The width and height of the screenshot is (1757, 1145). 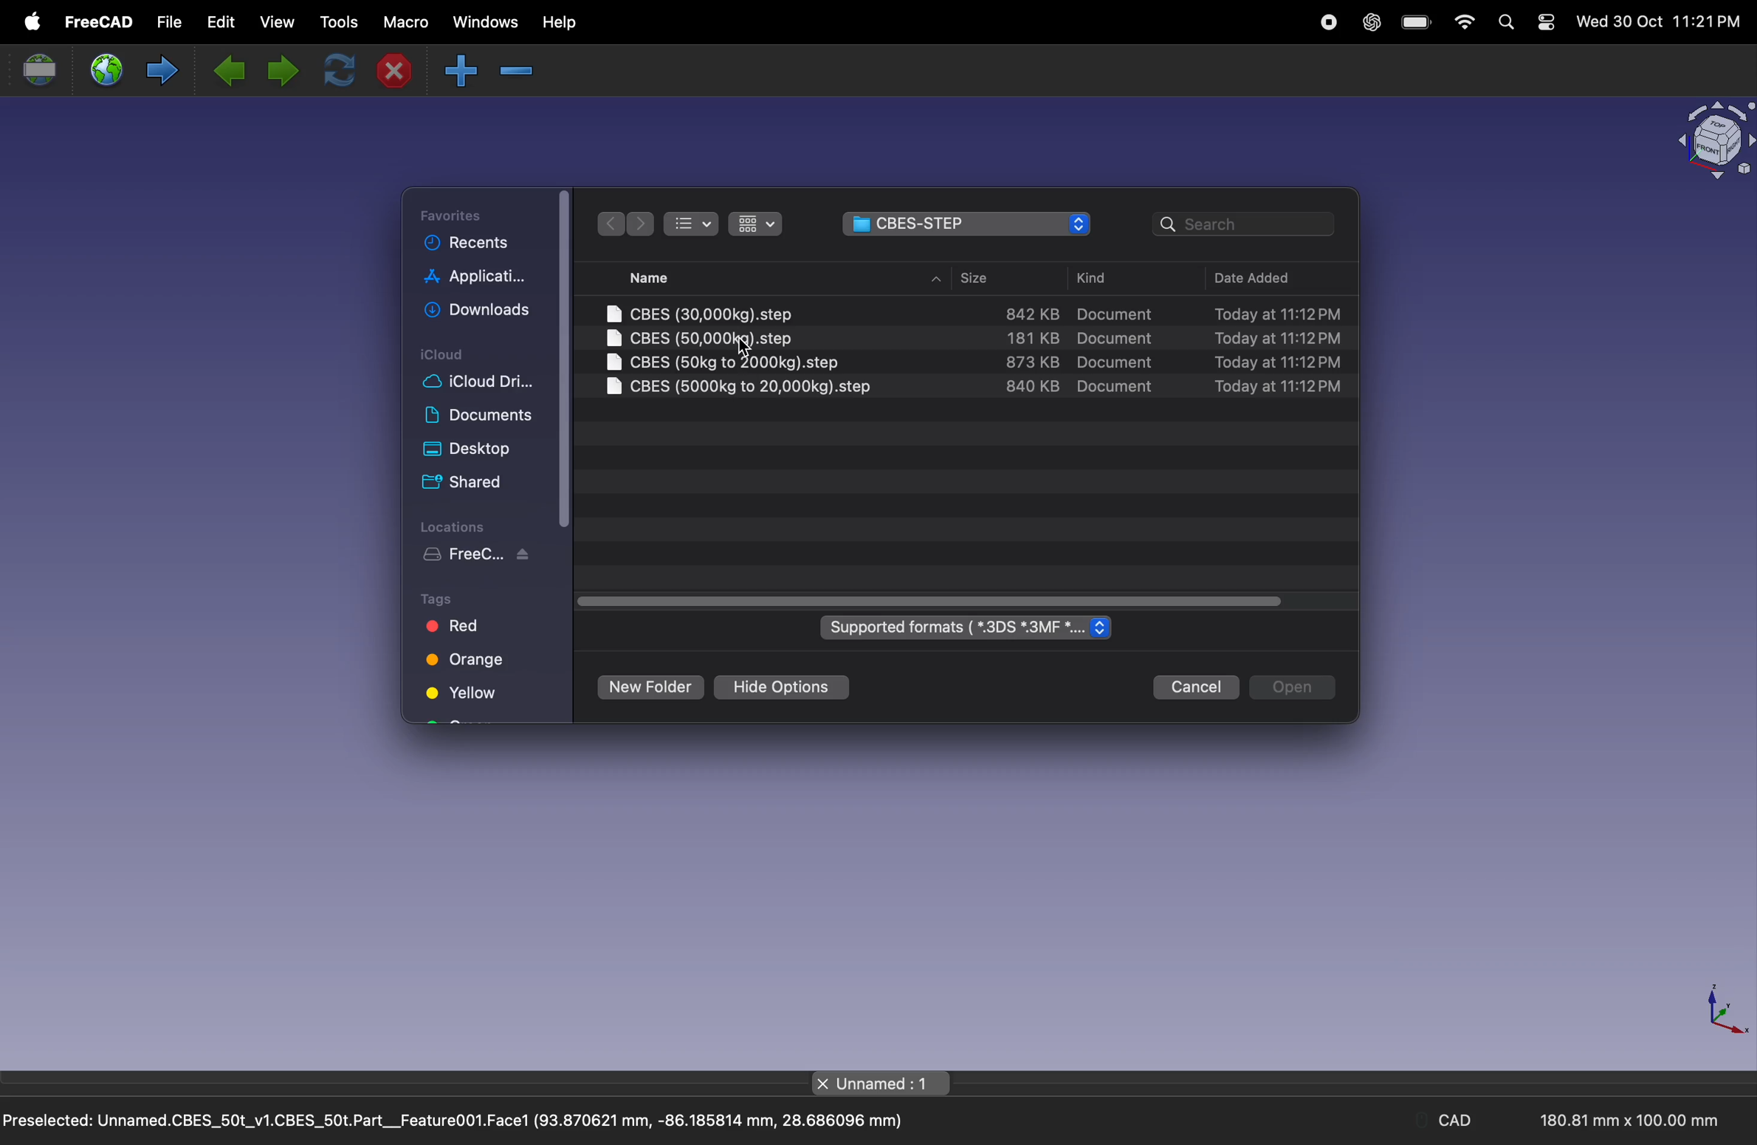 I want to click on name, so click(x=711, y=276).